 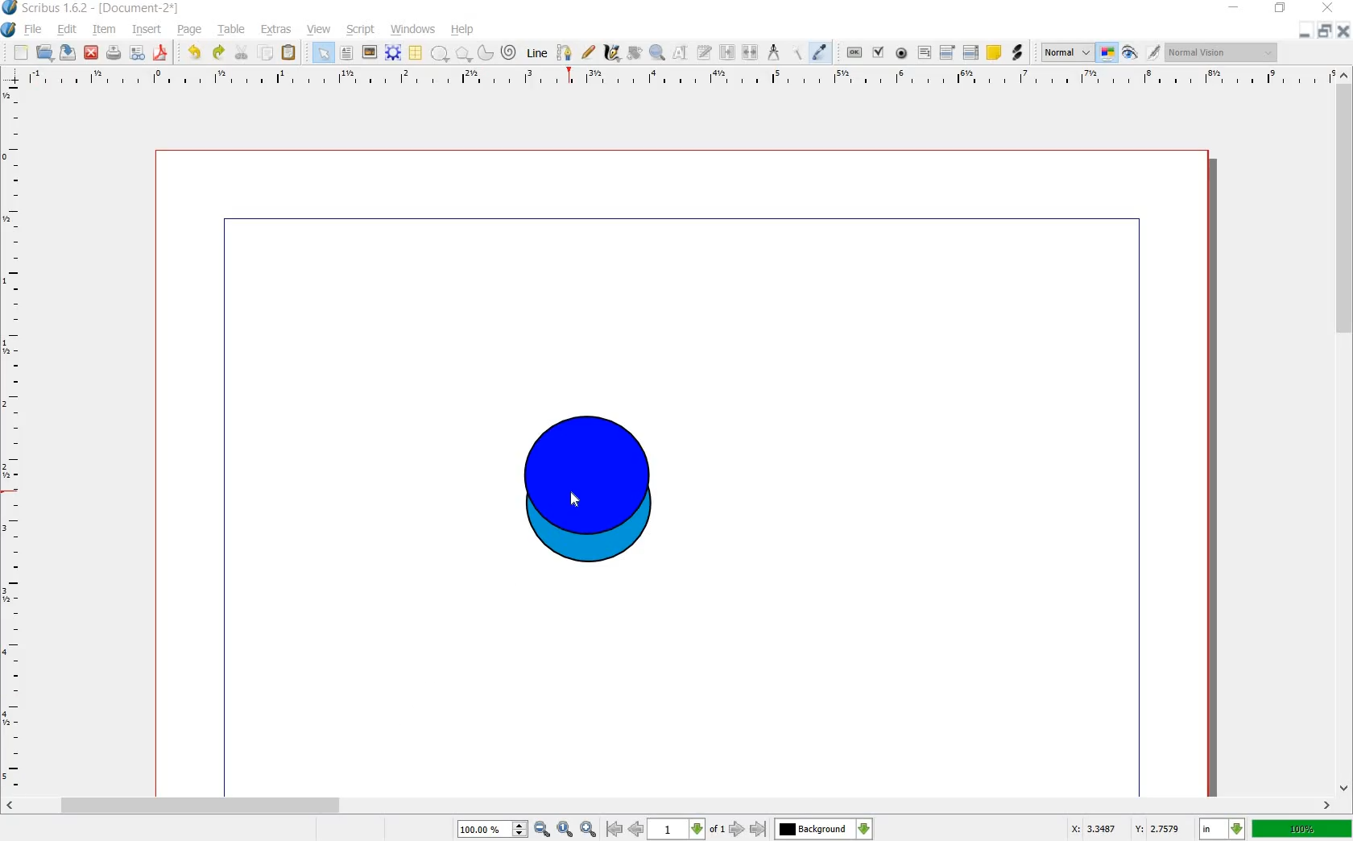 I want to click on unlink text frames, so click(x=752, y=53).